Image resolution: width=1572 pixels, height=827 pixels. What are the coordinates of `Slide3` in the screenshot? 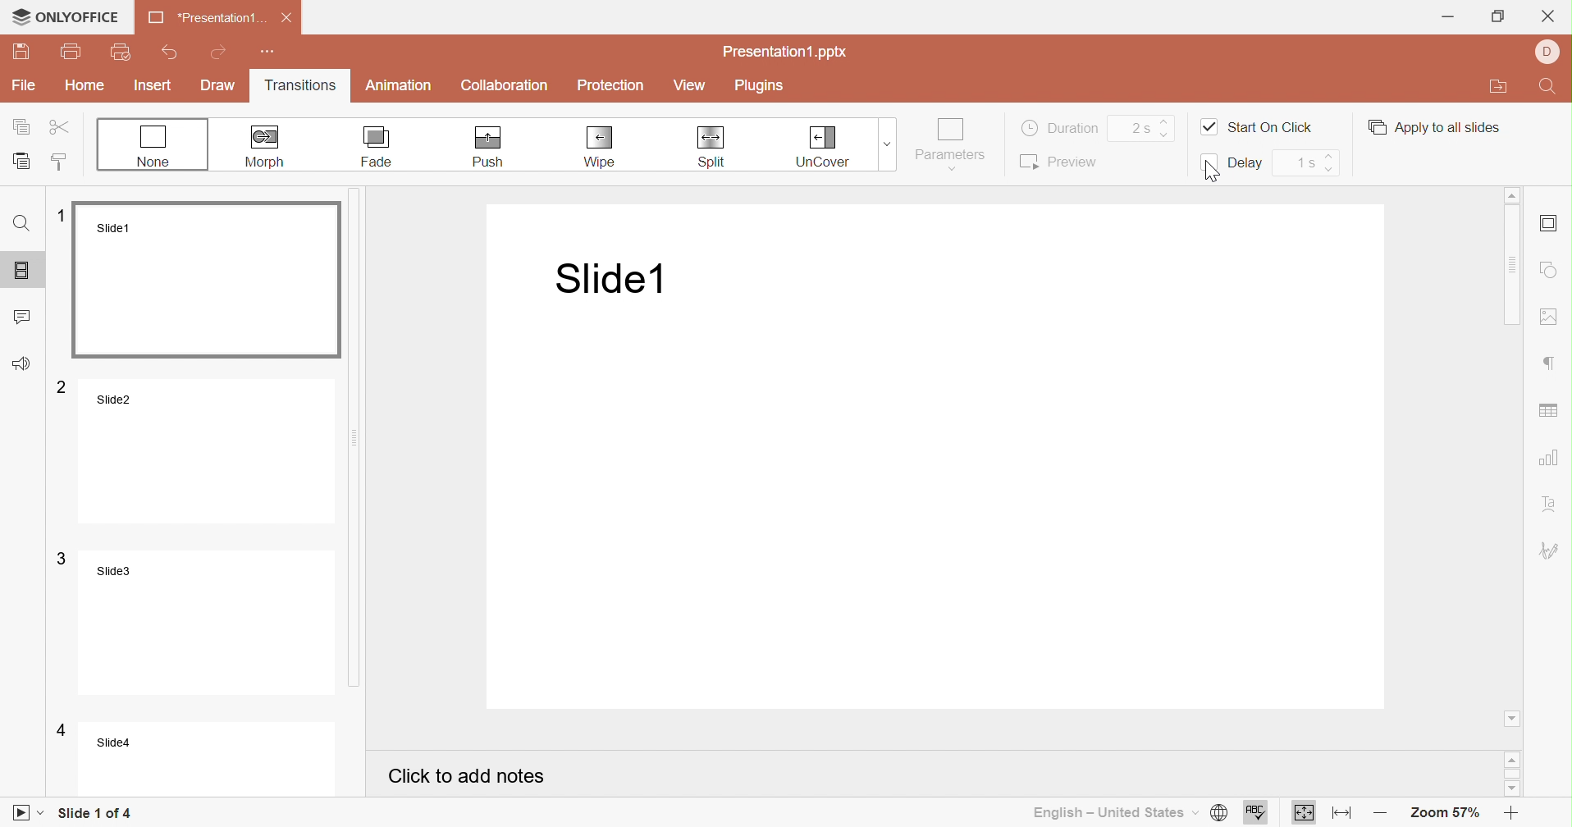 It's located at (212, 621).